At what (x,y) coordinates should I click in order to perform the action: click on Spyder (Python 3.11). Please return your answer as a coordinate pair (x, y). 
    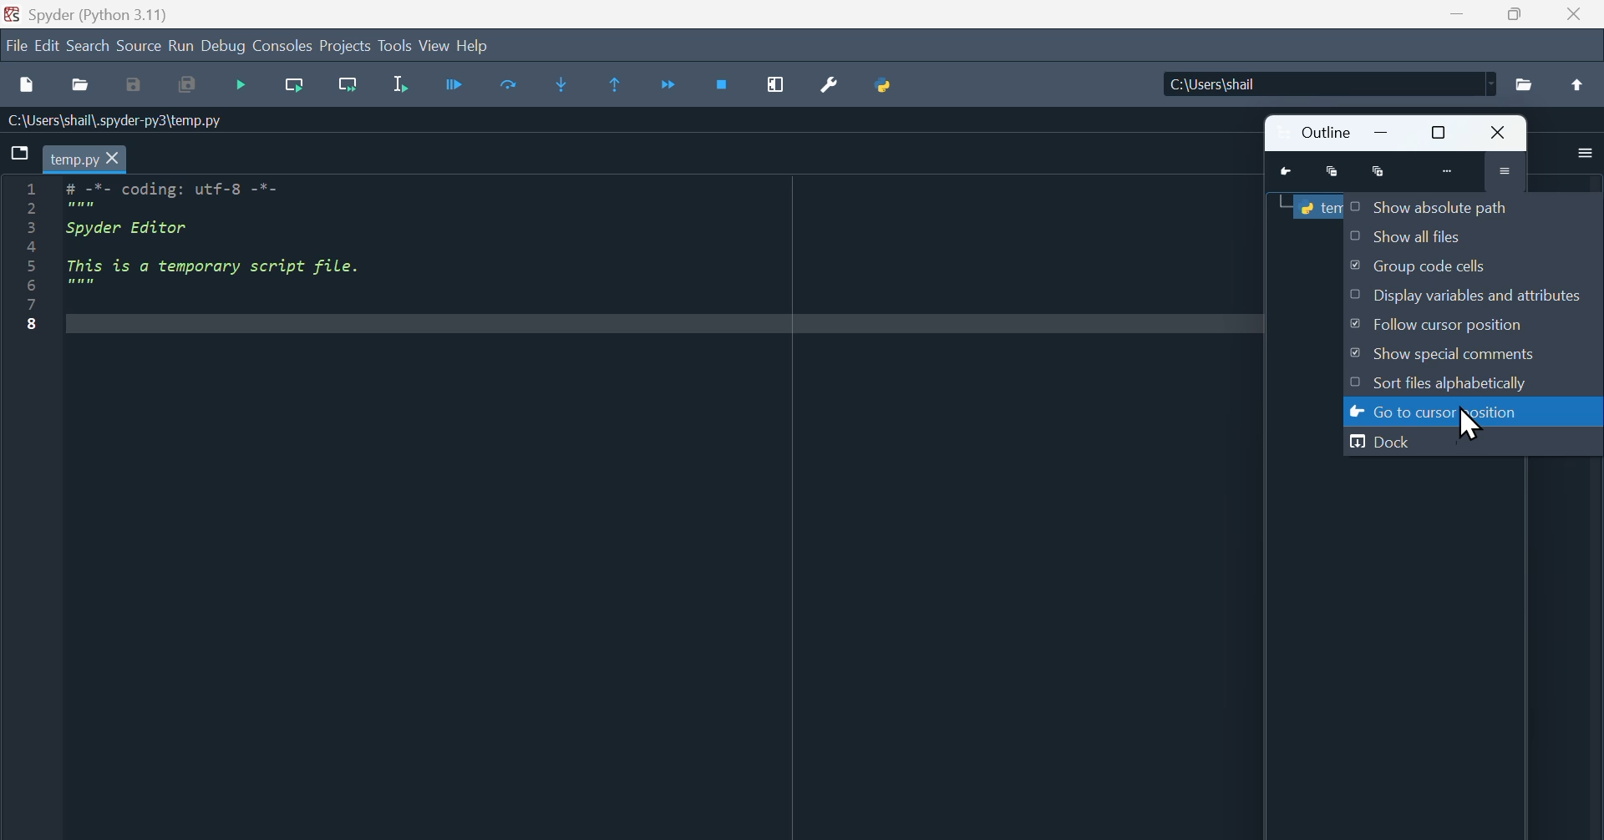
    Looking at the image, I should click on (105, 13).